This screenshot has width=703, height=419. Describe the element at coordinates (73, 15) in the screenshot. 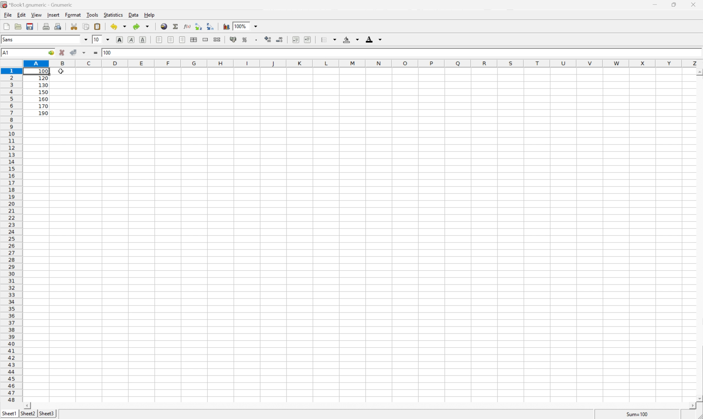

I see `Format` at that location.